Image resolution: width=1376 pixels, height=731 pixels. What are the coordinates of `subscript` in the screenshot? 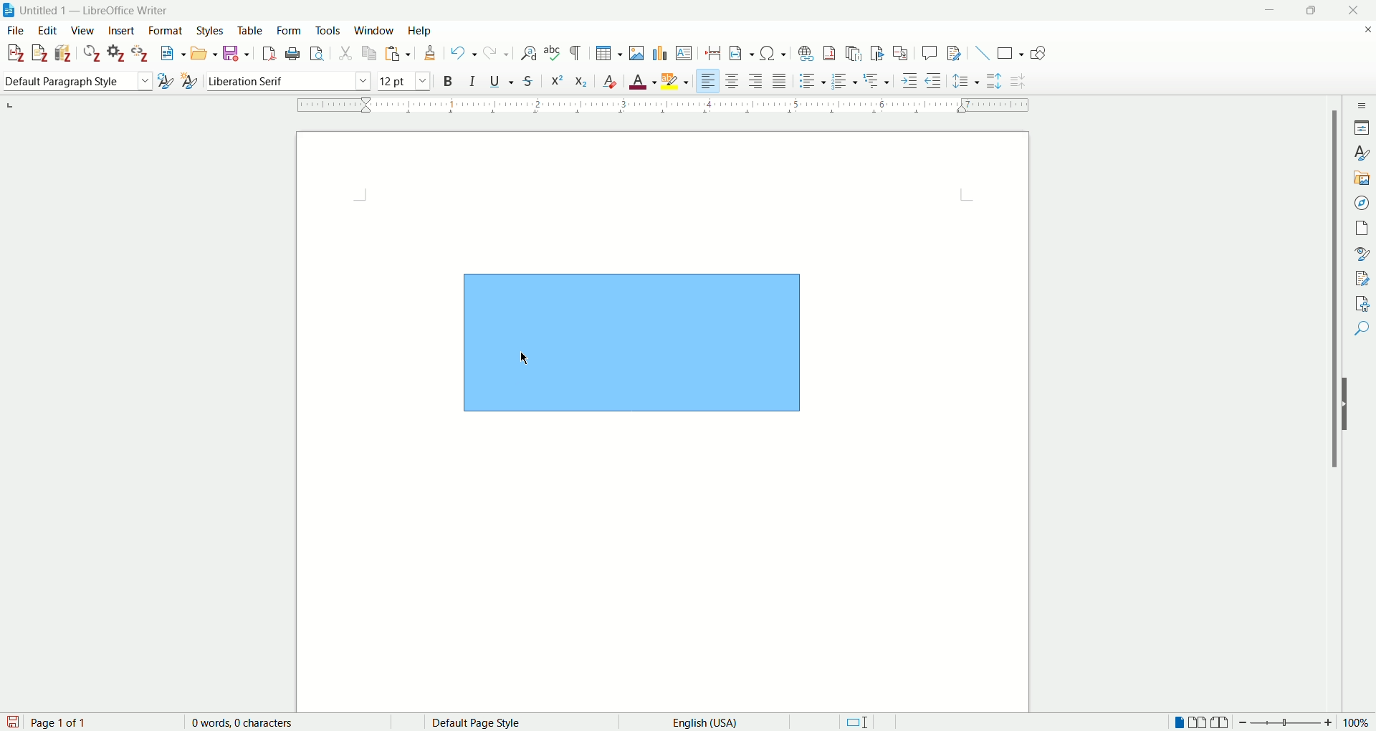 It's located at (581, 81).